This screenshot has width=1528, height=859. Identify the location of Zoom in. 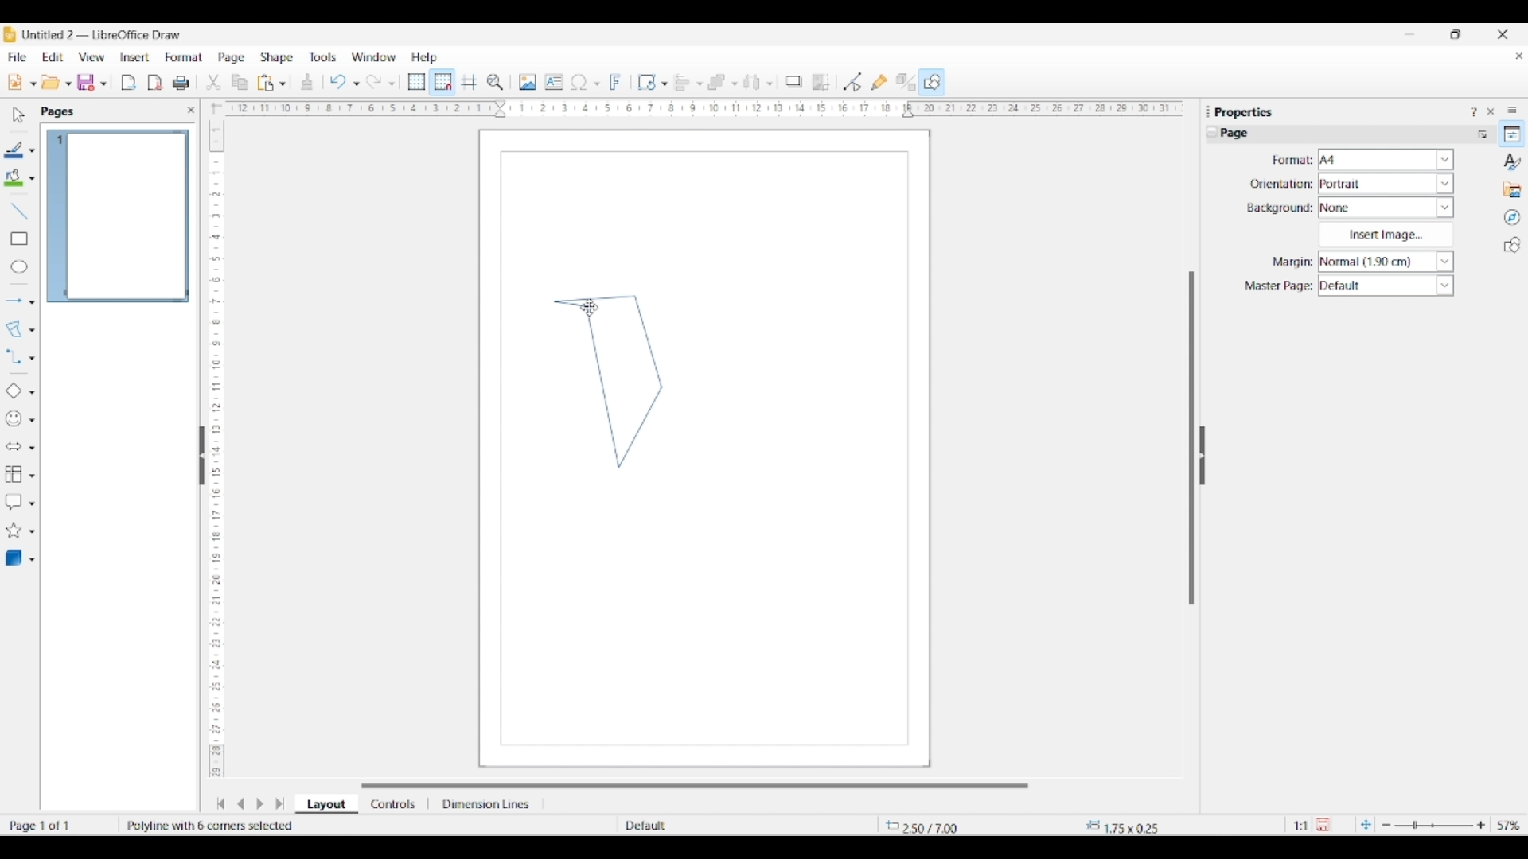
(1481, 825).